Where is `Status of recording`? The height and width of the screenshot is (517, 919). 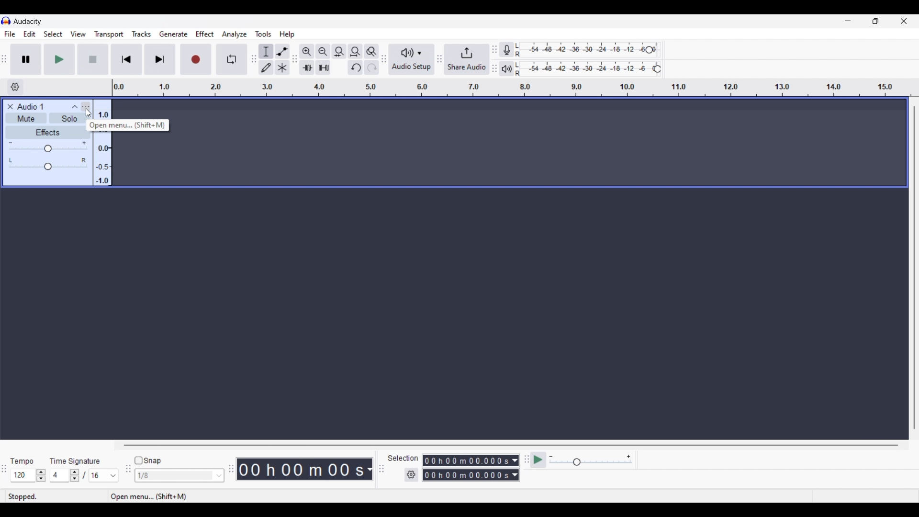 Status of recording is located at coordinates (46, 497).